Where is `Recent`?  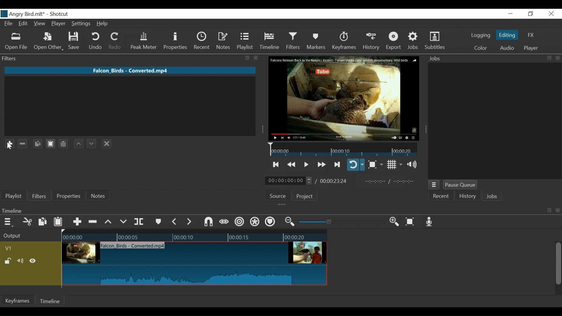 Recent is located at coordinates (203, 41).